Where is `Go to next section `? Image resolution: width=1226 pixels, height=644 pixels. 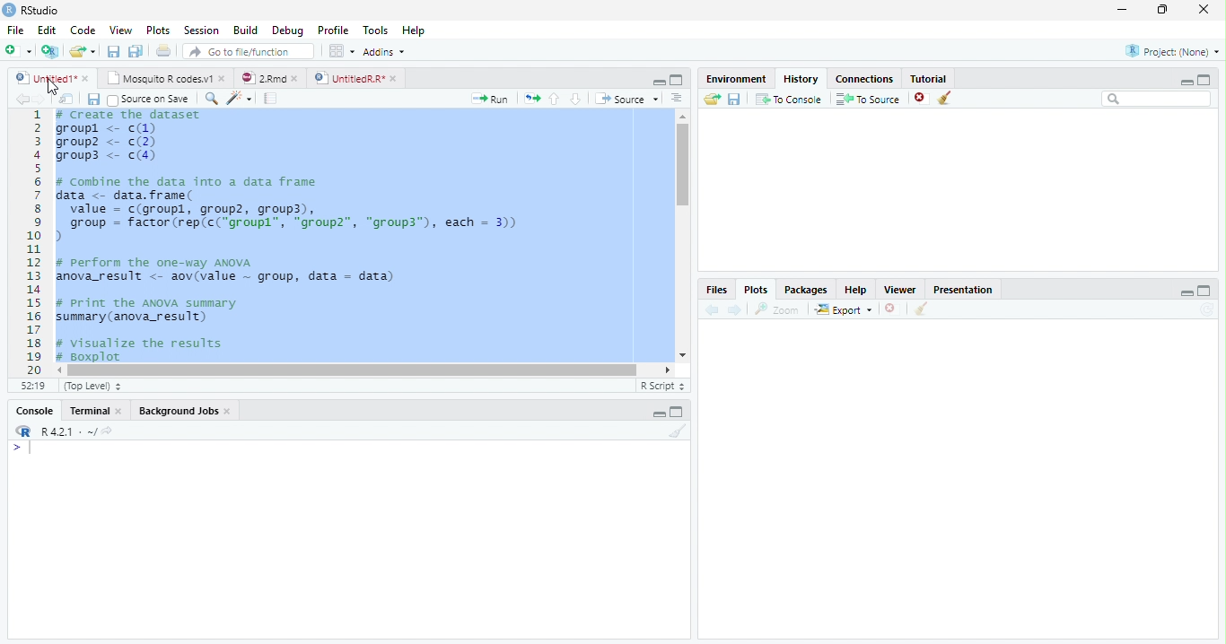
Go to next section  is located at coordinates (576, 99).